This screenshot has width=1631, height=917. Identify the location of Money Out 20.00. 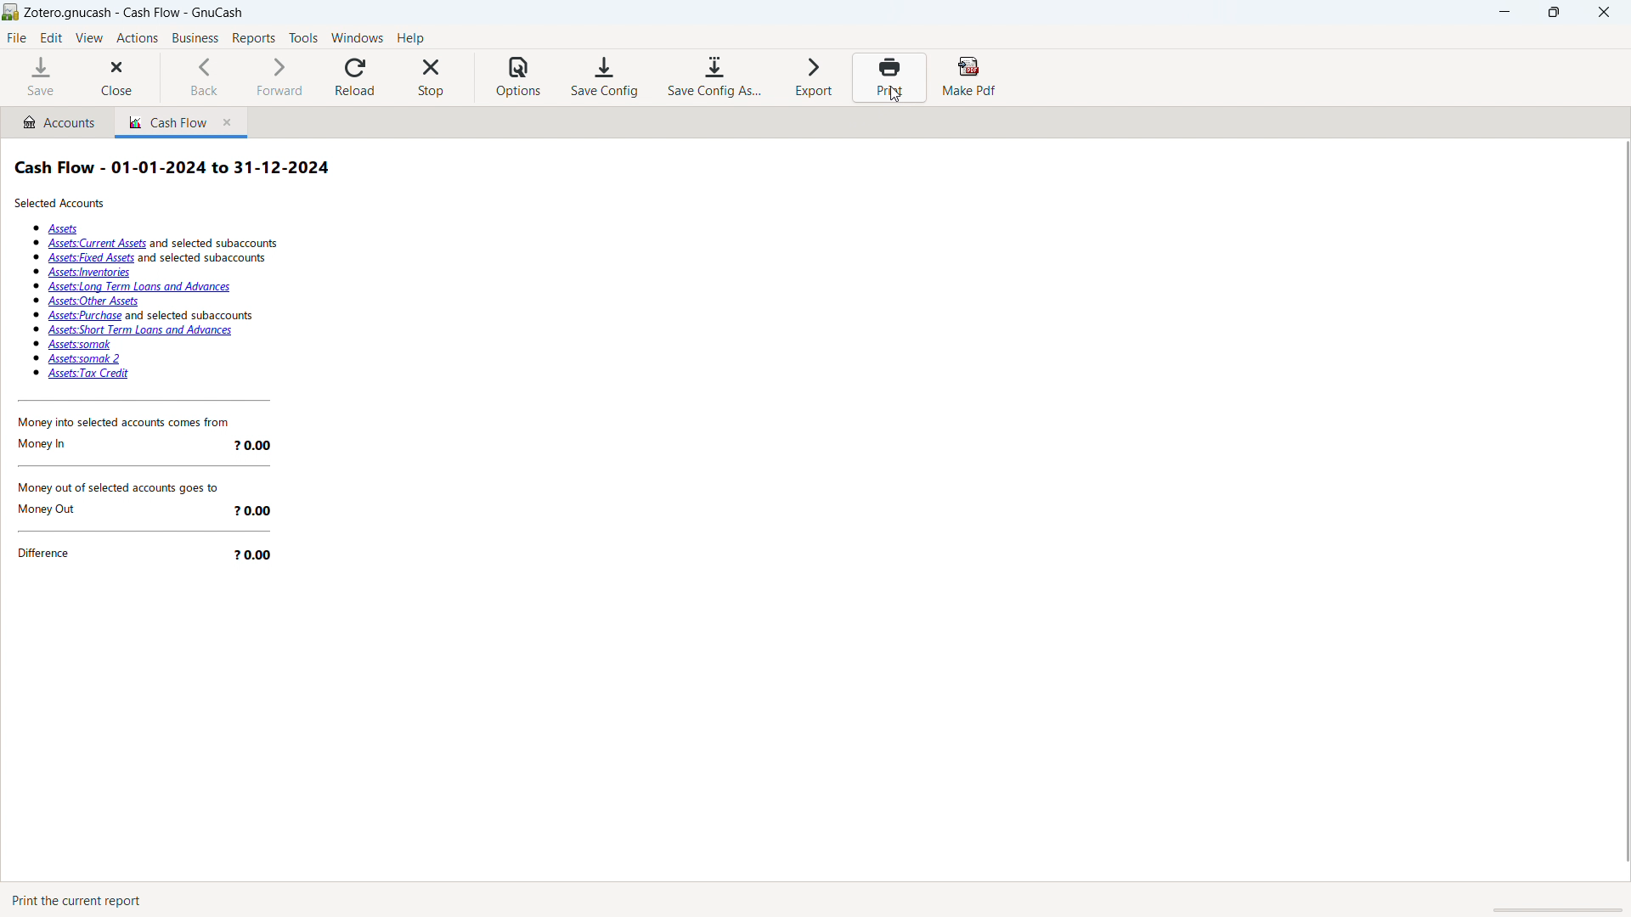
(150, 509).